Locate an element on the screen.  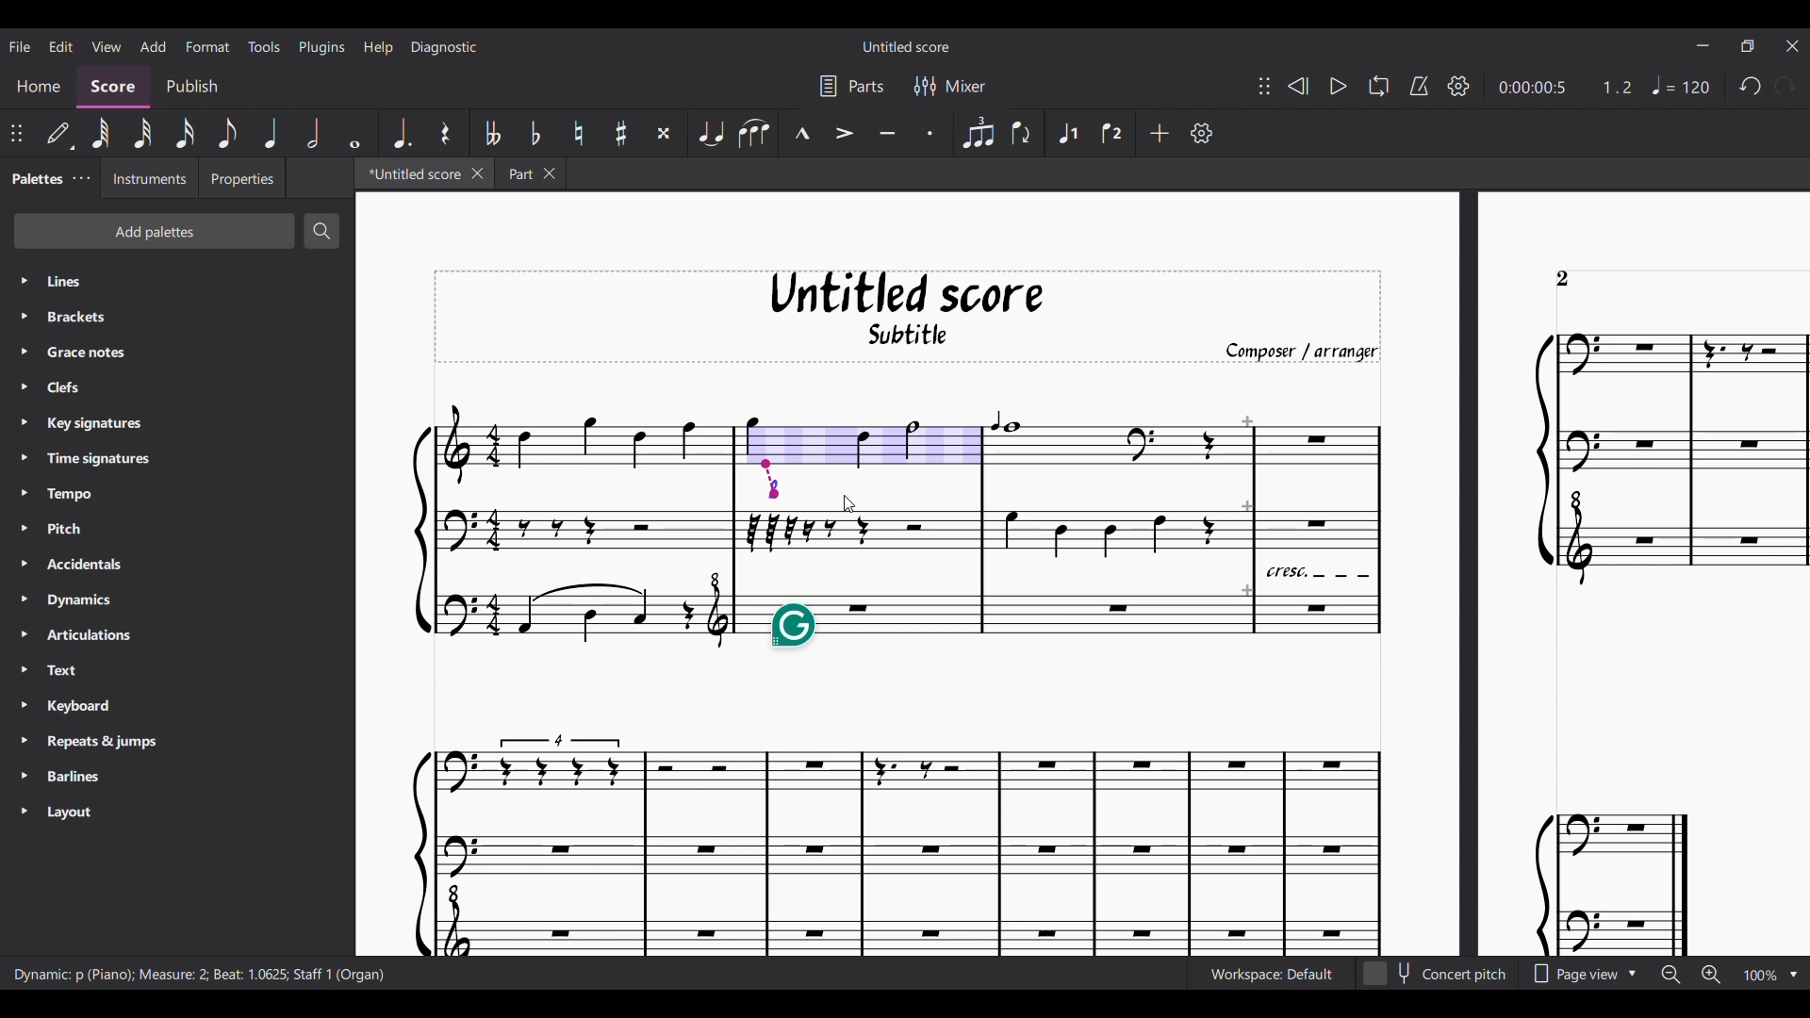
Toggle flat is located at coordinates (535, 132).